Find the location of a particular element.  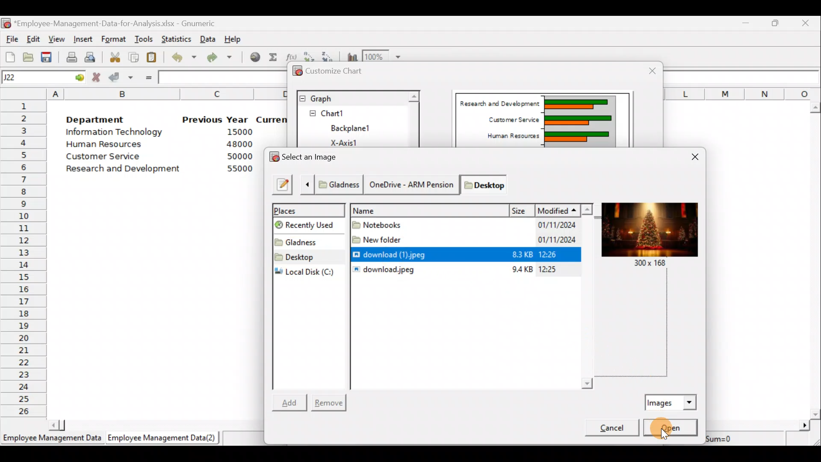

Sort in descending order is located at coordinates (329, 54).